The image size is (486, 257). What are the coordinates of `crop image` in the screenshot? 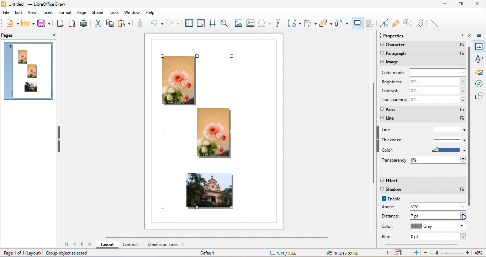 It's located at (370, 23).